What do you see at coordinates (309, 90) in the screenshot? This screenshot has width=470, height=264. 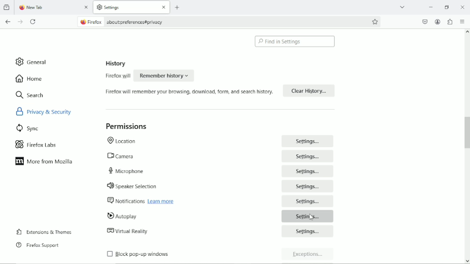 I see `Clear History...` at bounding box center [309, 90].